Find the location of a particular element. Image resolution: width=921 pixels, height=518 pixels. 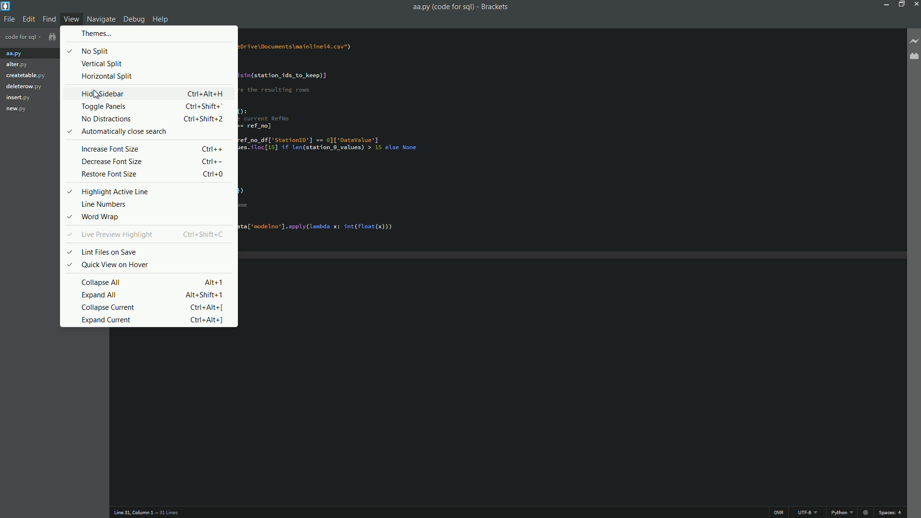

quick view on home button is located at coordinates (114, 265).